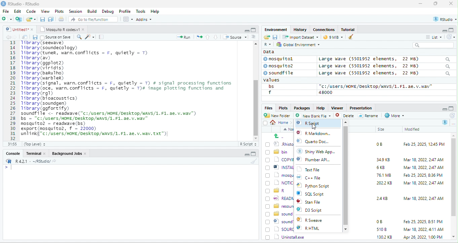 This screenshot has height=243, width=458. What do you see at coordinates (423, 222) in the screenshot?
I see `Feb 25, 2025, 8:51 PM` at bounding box center [423, 222].